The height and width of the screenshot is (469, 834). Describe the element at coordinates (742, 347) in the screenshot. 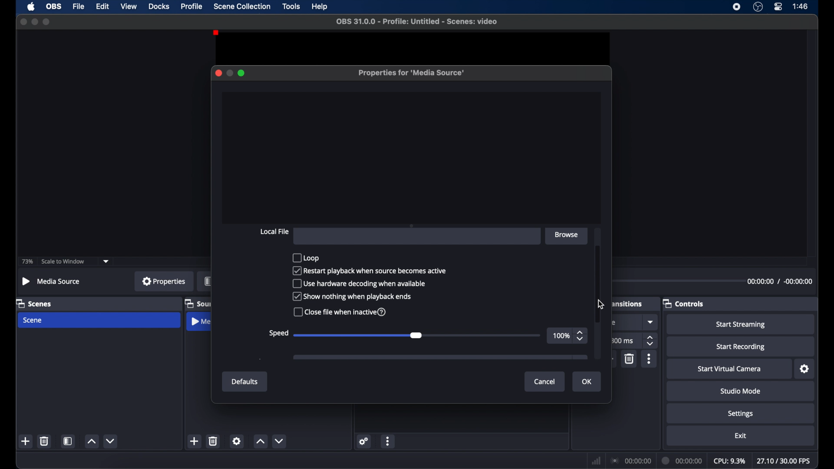

I see `start recording` at that location.